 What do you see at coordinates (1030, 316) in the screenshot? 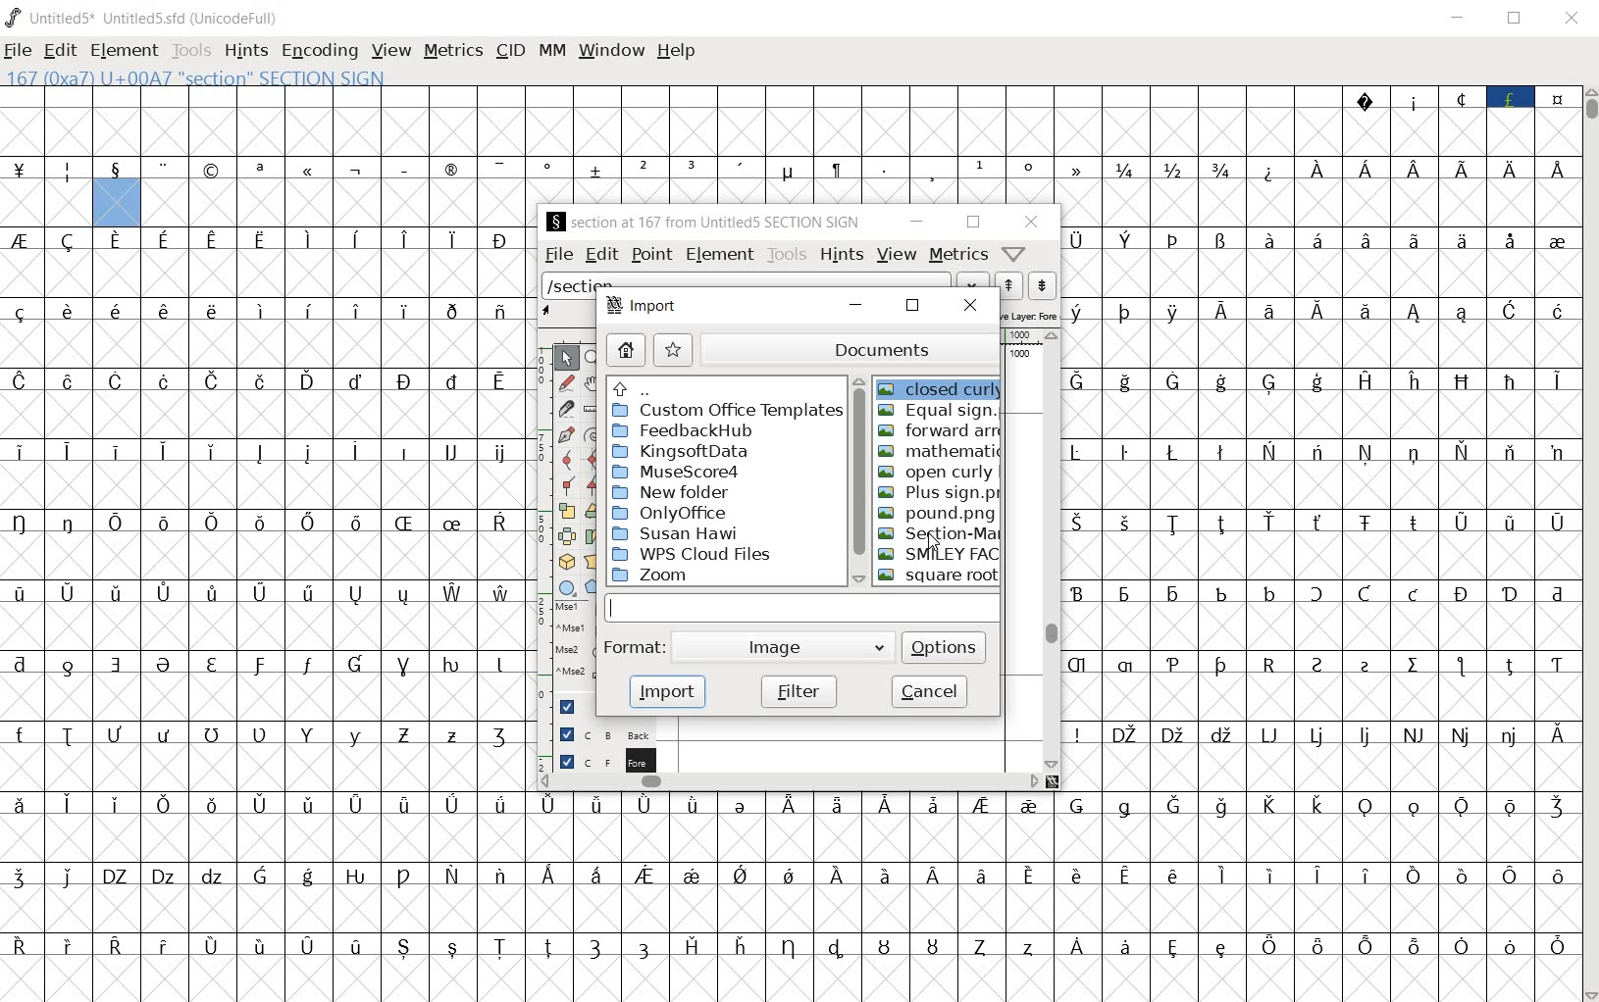
I see `active layer` at bounding box center [1030, 316].